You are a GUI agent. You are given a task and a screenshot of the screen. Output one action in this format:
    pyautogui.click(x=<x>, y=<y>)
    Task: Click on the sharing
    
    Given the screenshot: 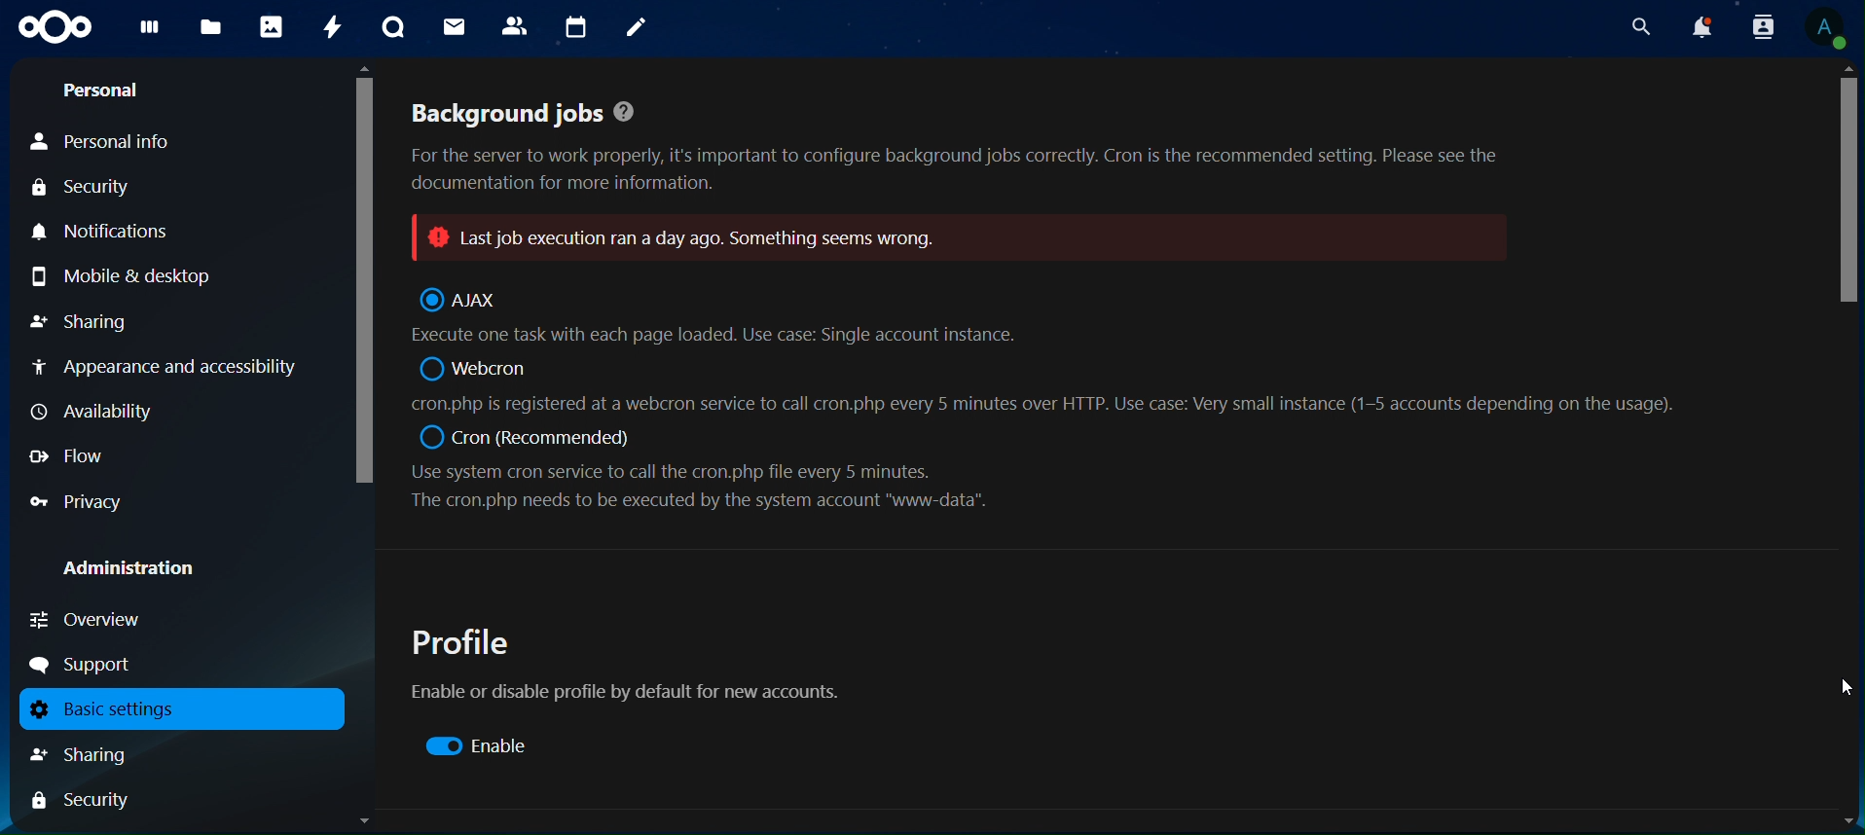 What is the action you would take?
    pyautogui.click(x=83, y=320)
    